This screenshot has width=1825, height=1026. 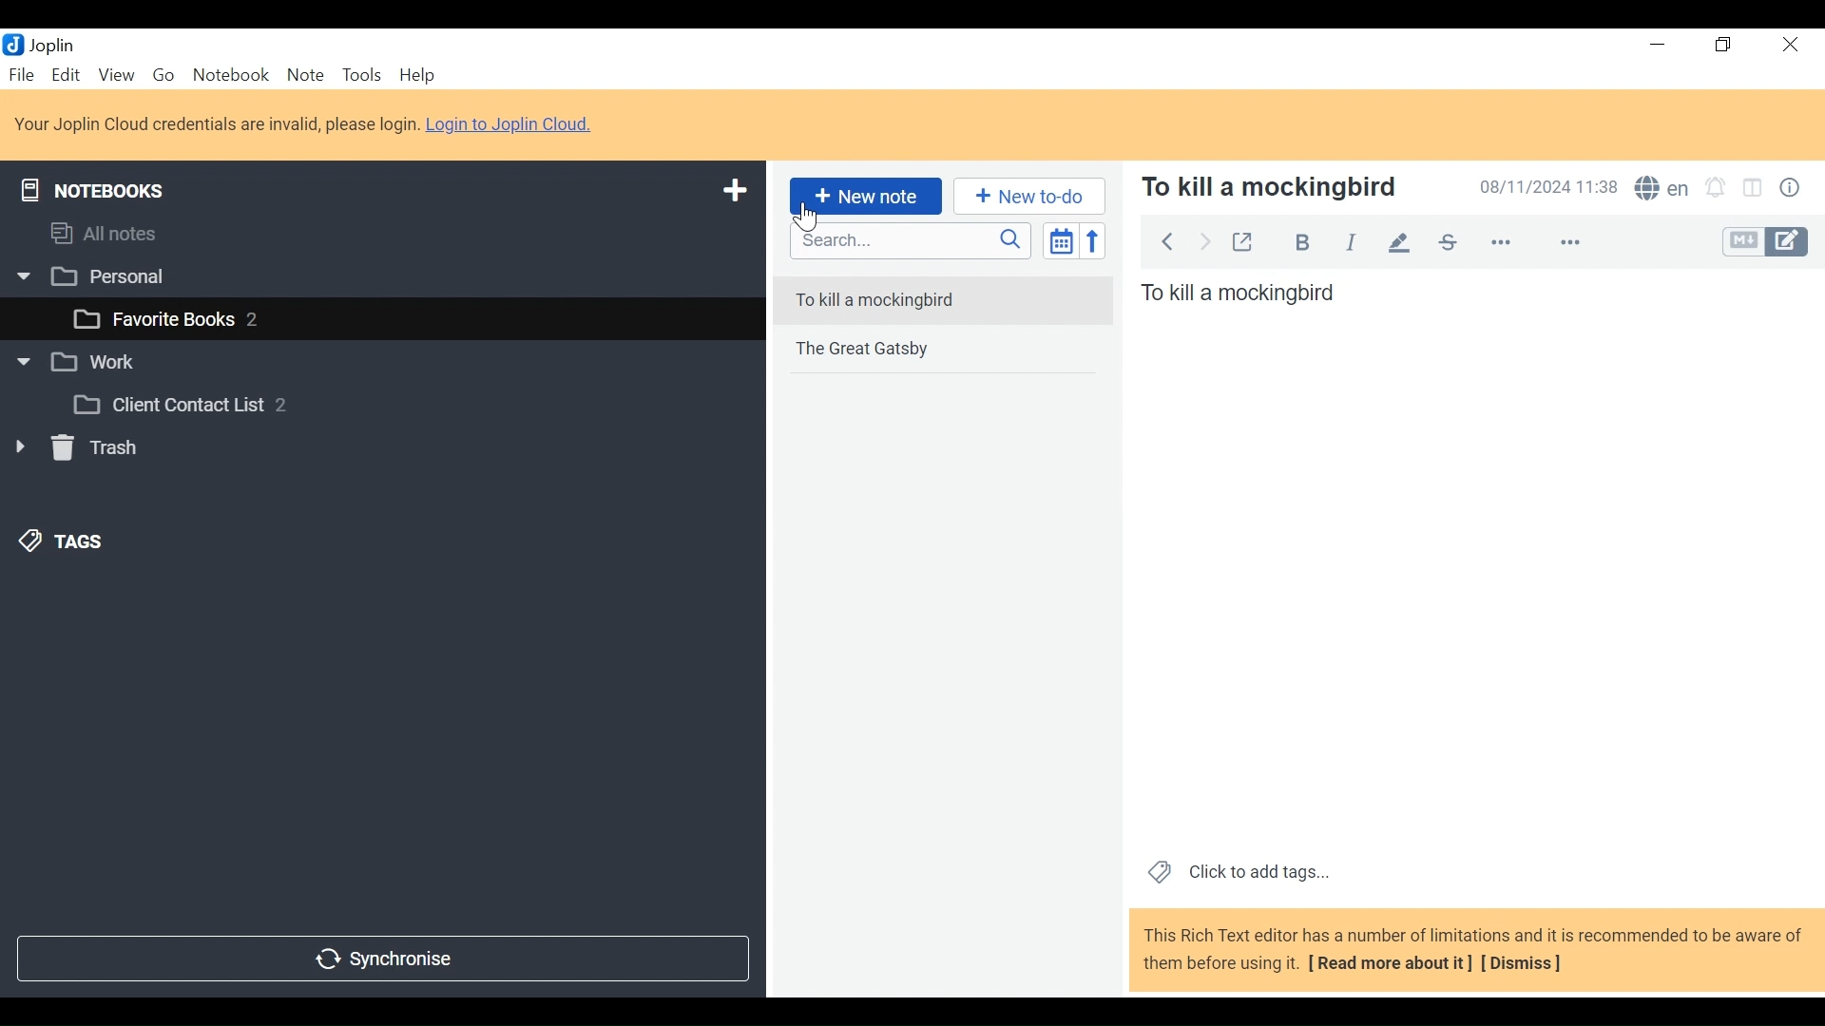 What do you see at coordinates (360, 76) in the screenshot?
I see `Tools` at bounding box center [360, 76].